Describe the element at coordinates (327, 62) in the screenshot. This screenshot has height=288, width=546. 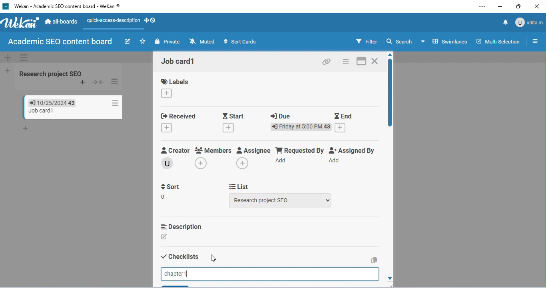
I see `copy card link` at that location.